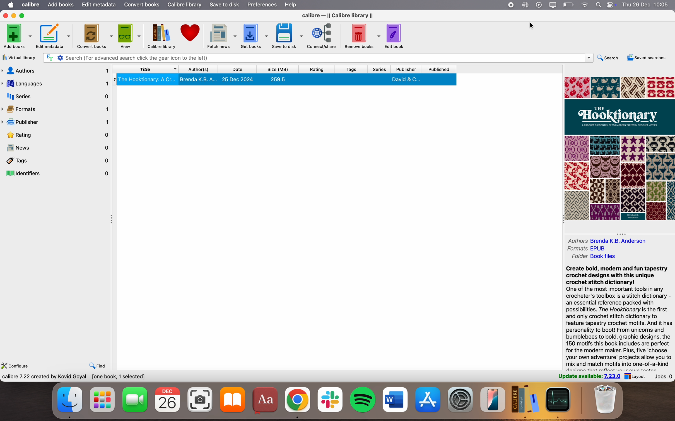 The height and width of the screenshot is (421, 675). What do you see at coordinates (394, 36) in the screenshot?
I see `edit book` at bounding box center [394, 36].